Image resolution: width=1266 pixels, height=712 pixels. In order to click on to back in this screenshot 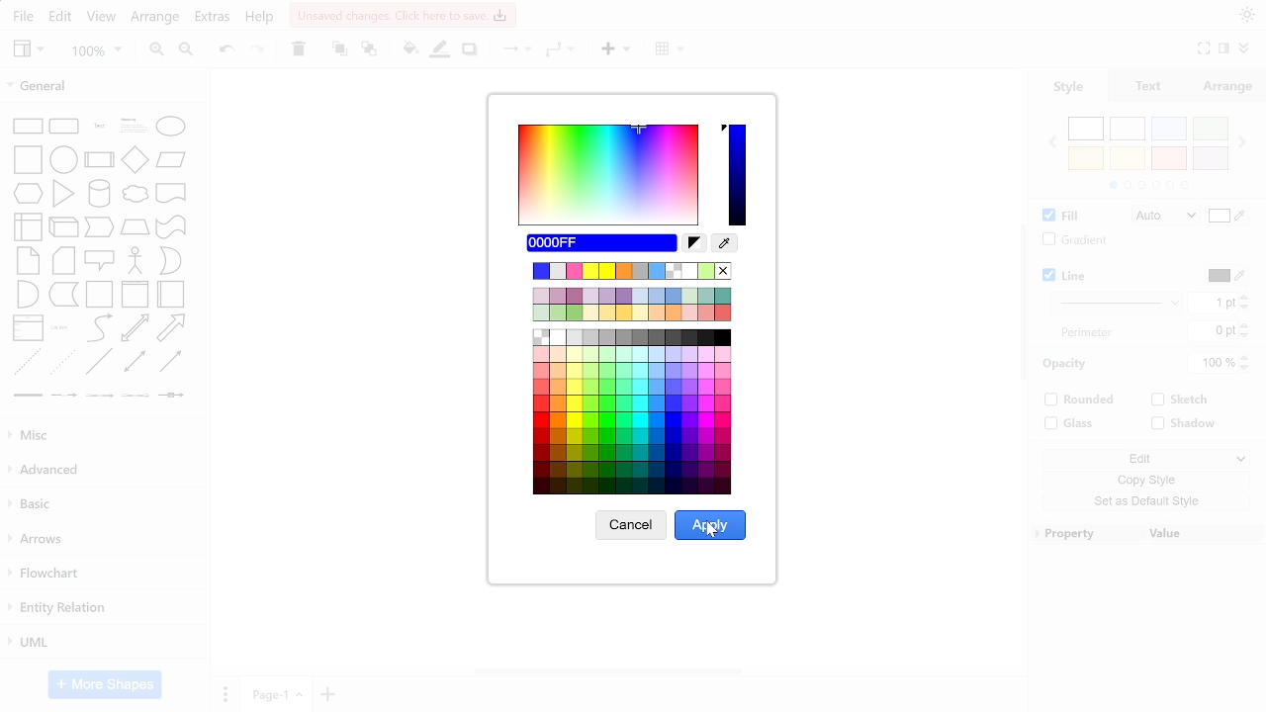, I will do `click(368, 50)`.